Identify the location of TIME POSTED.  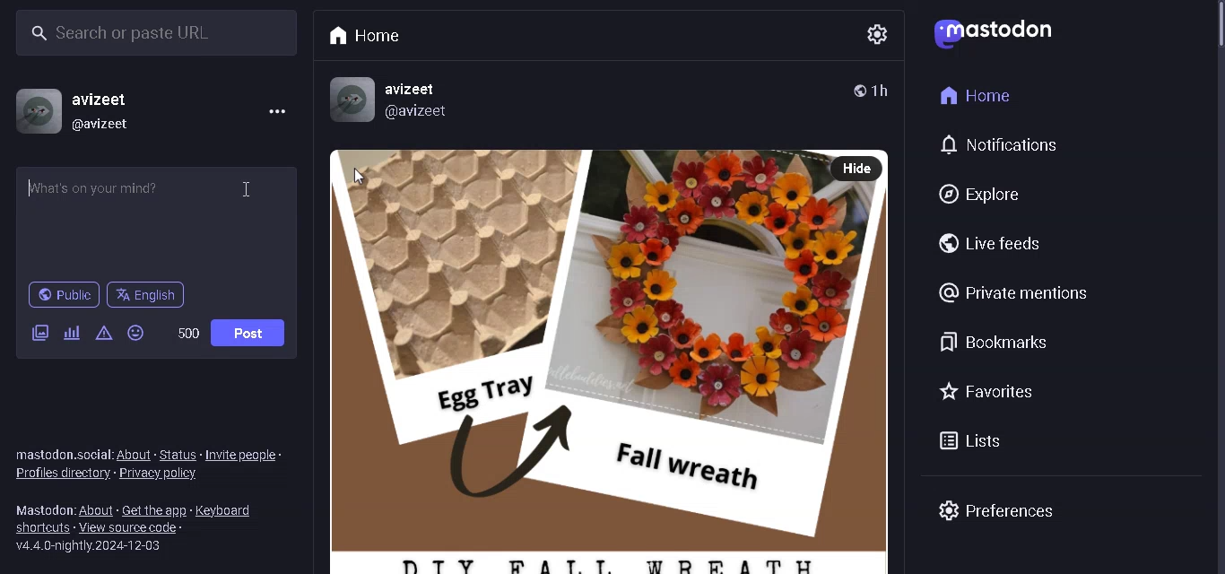
(886, 91).